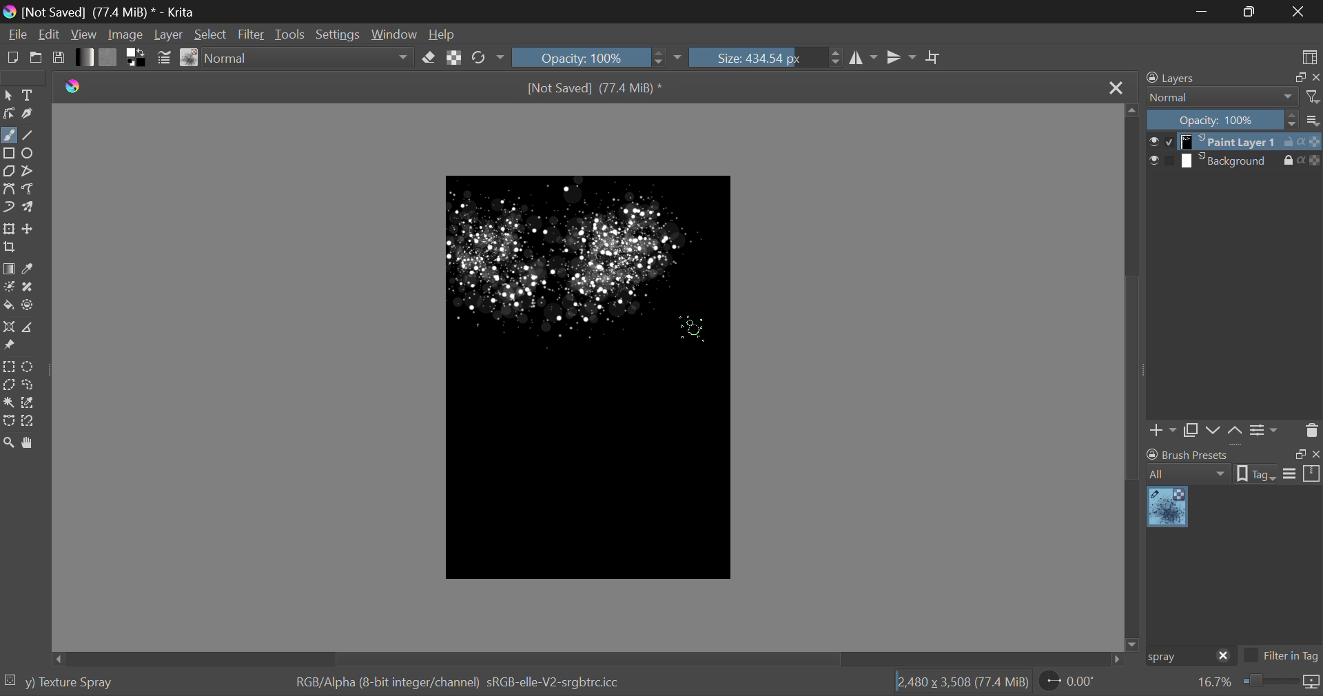 The height and width of the screenshot is (696, 1323). What do you see at coordinates (591, 658) in the screenshot?
I see `Scroll Bar` at bounding box center [591, 658].